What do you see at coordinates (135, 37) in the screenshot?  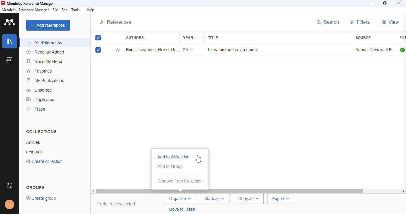 I see `authors` at bounding box center [135, 37].